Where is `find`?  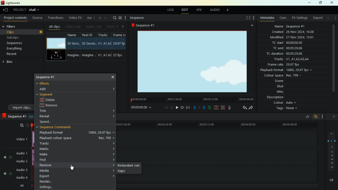
find is located at coordinates (76, 159).